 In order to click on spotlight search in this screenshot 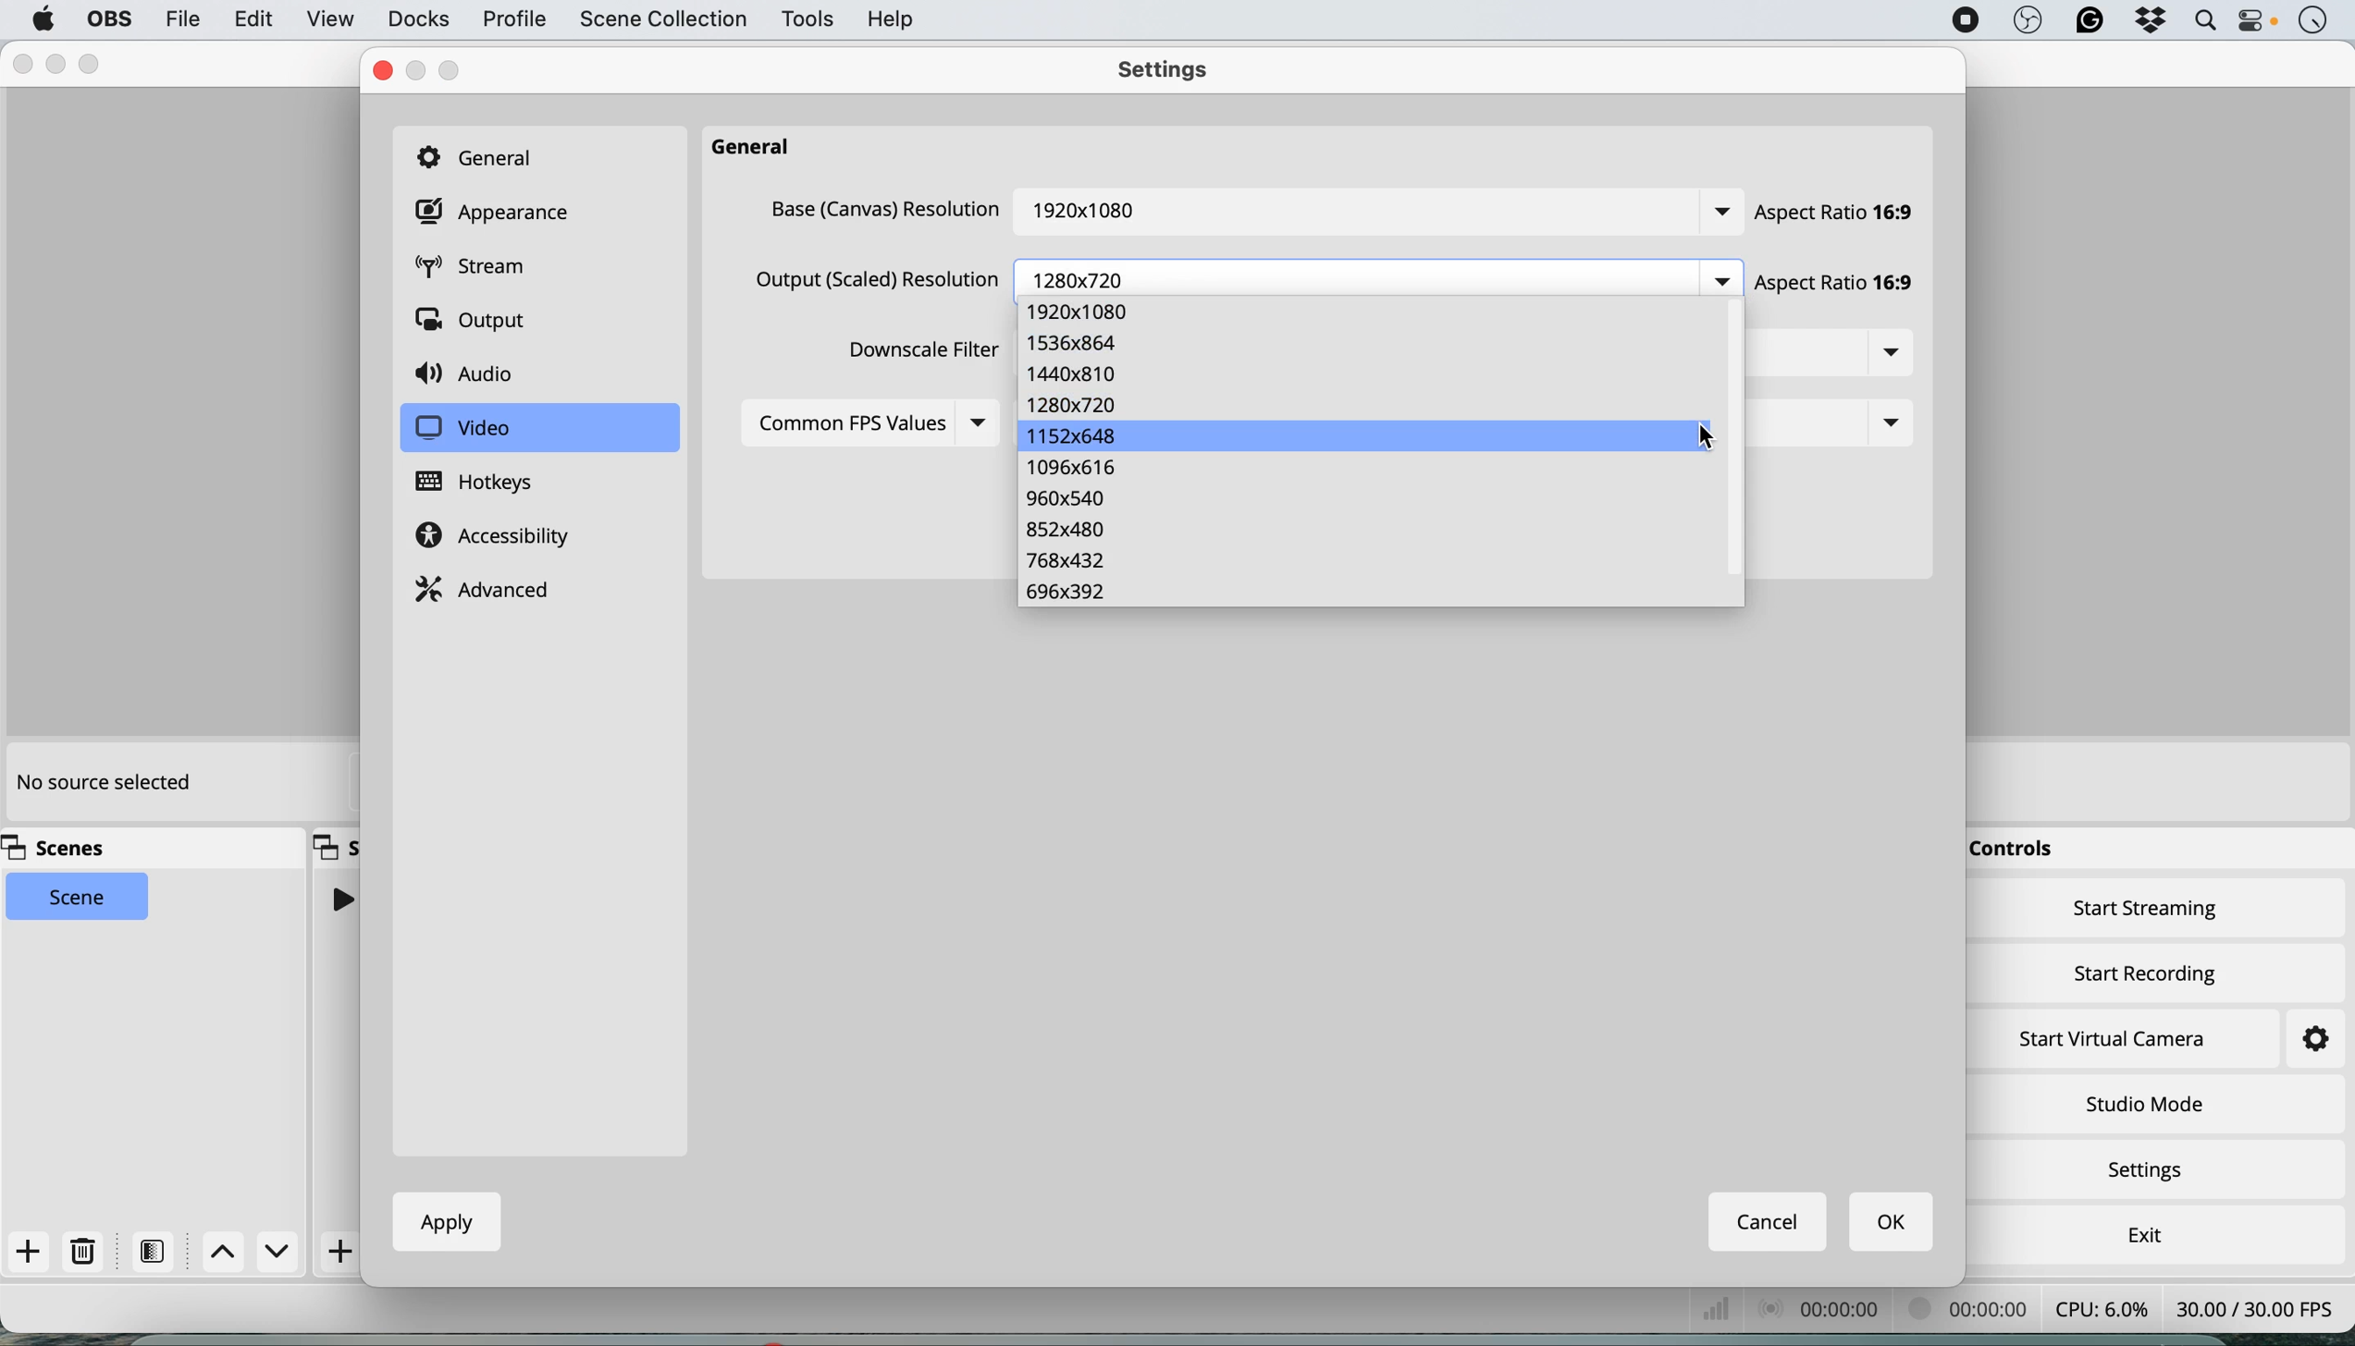, I will do `click(2204, 21)`.